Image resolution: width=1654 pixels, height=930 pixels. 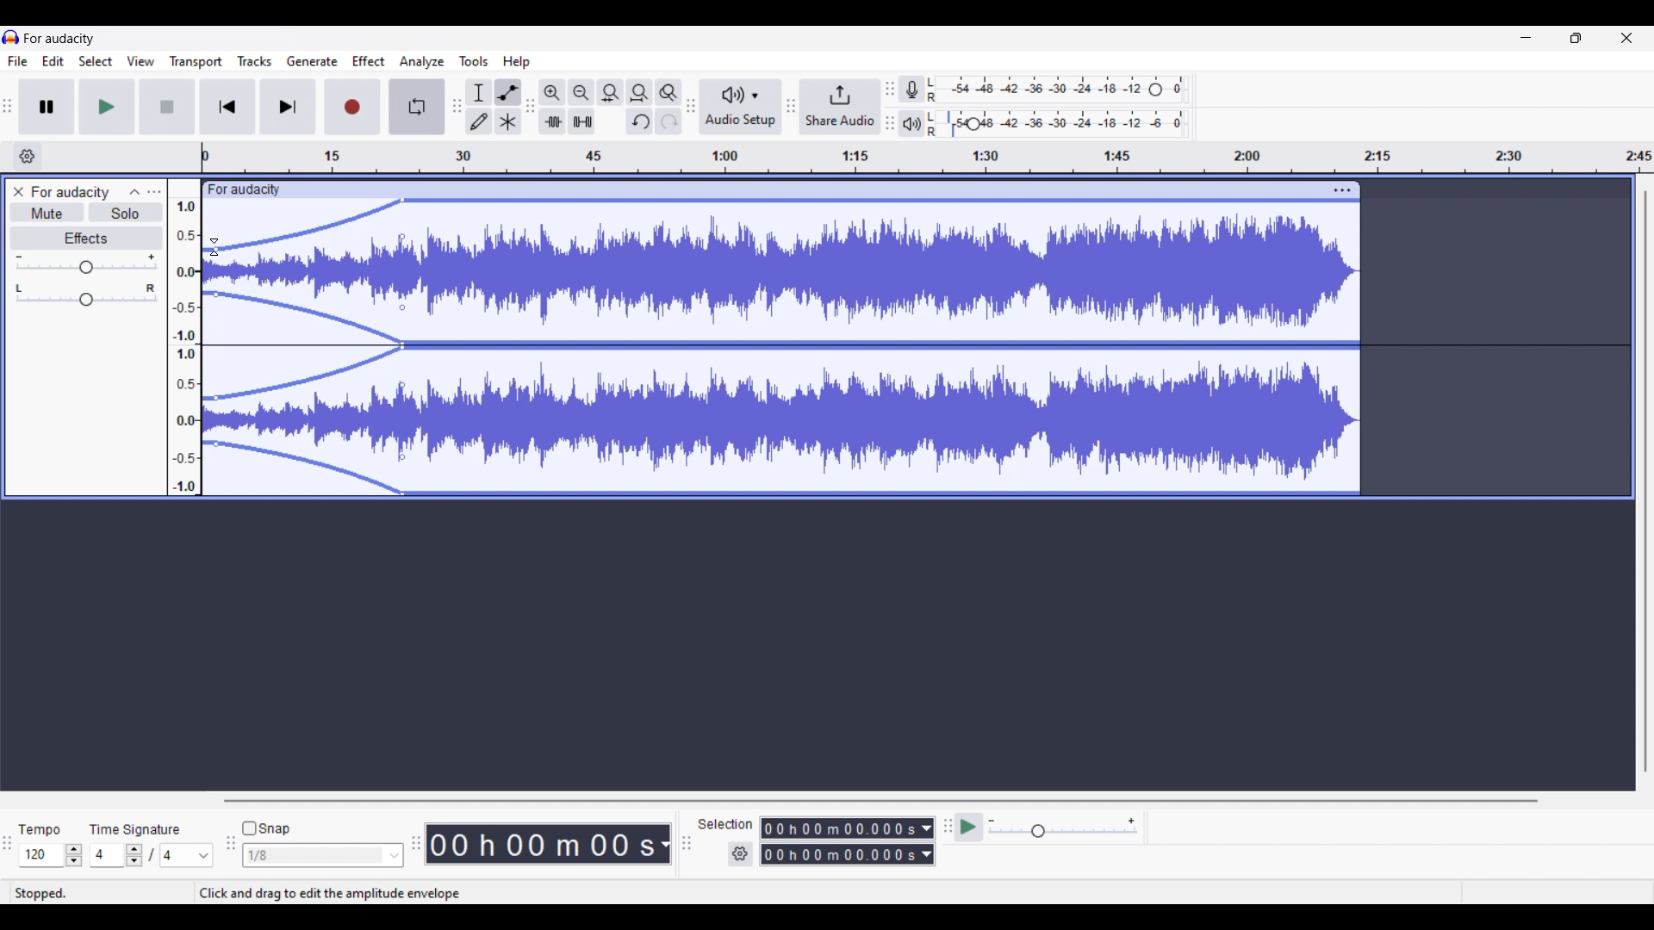 What do you see at coordinates (372, 894) in the screenshot?
I see `Click and drag to edit the amplitude envelope (Esc to cancel)` at bounding box center [372, 894].